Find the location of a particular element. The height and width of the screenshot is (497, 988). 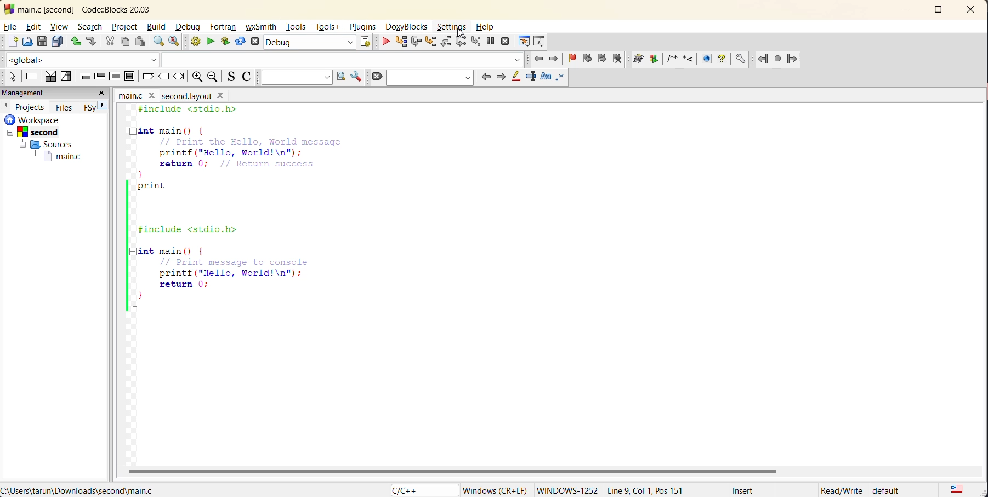

close is located at coordinates (103, 93).